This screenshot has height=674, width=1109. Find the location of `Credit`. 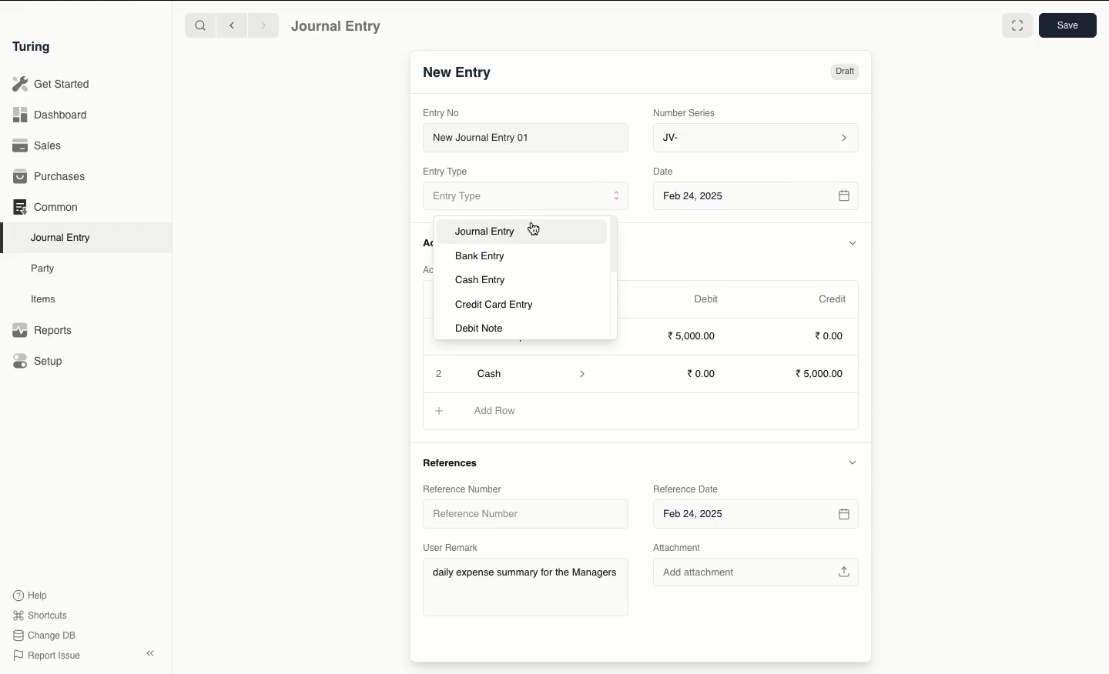

Credit is located at coordinates (834, 299).